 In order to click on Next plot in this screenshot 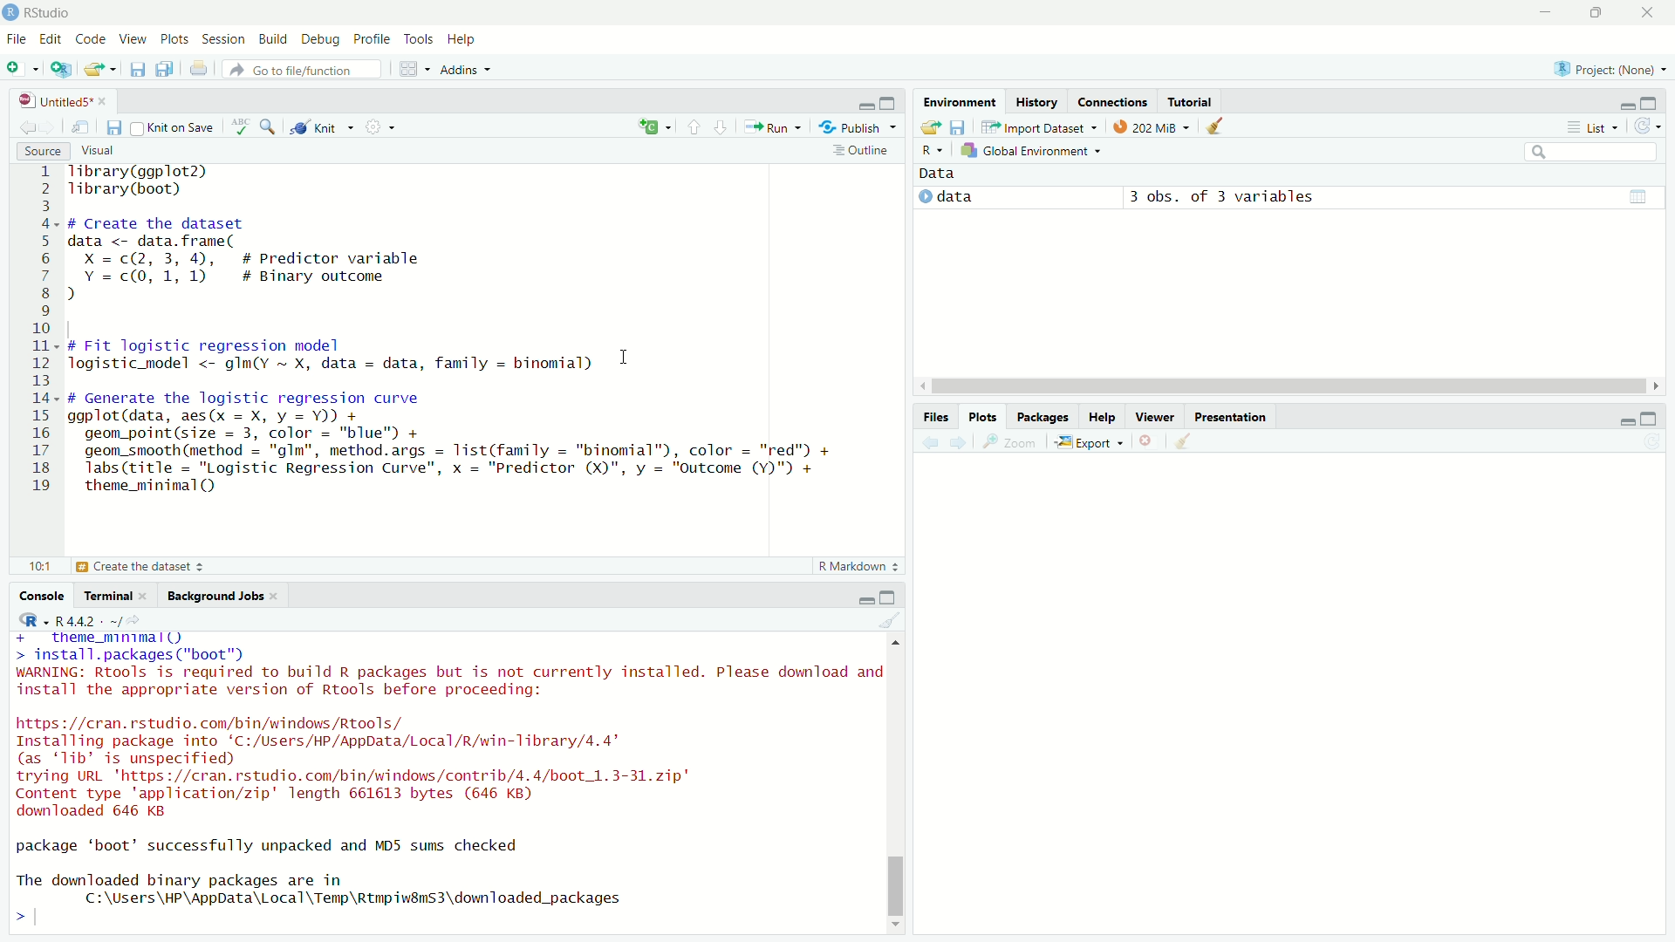, I will do `click(958, 442)`.